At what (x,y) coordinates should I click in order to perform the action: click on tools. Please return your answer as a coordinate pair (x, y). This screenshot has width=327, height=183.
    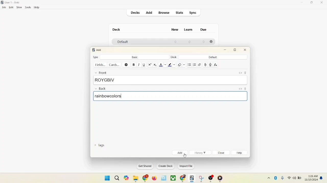
    Looking at the image, I should click on (28, 7).